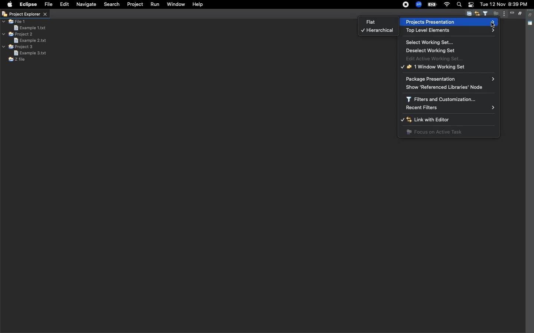 This screenshot has width=534, height=333. What do you see at coordinates (175, 5) in the screenshot?
I see `Window` at bounding box center [175, 5].